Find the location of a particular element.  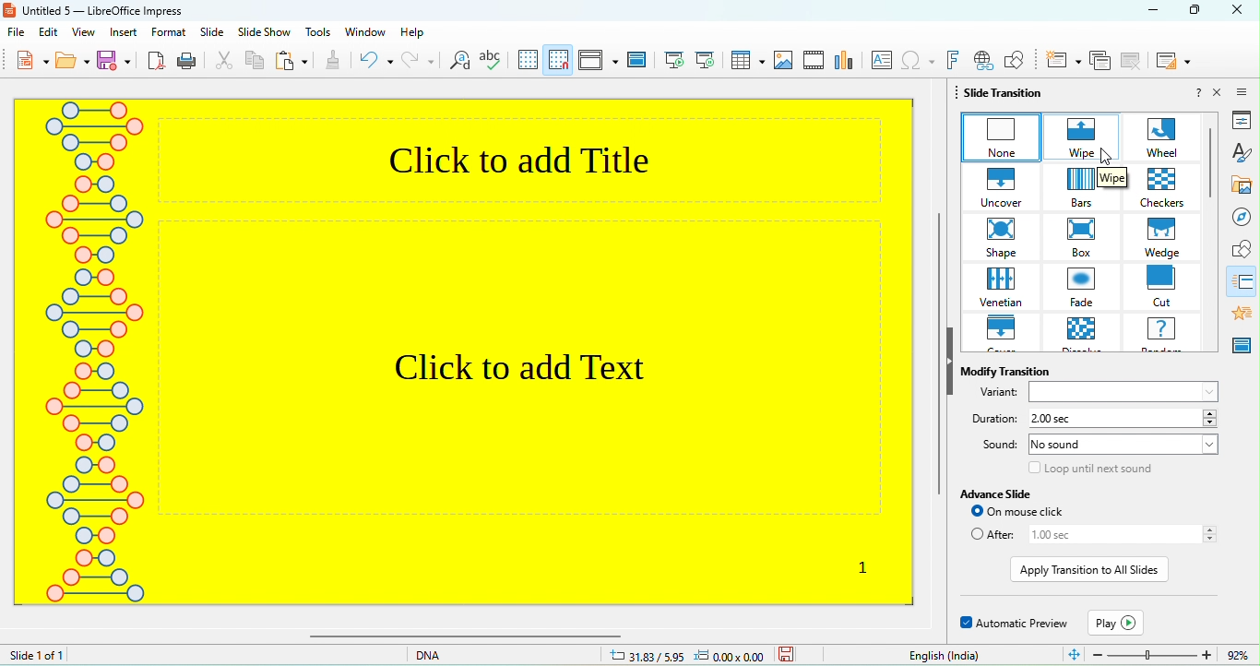

uncover is located at coordinates (1003, 185).